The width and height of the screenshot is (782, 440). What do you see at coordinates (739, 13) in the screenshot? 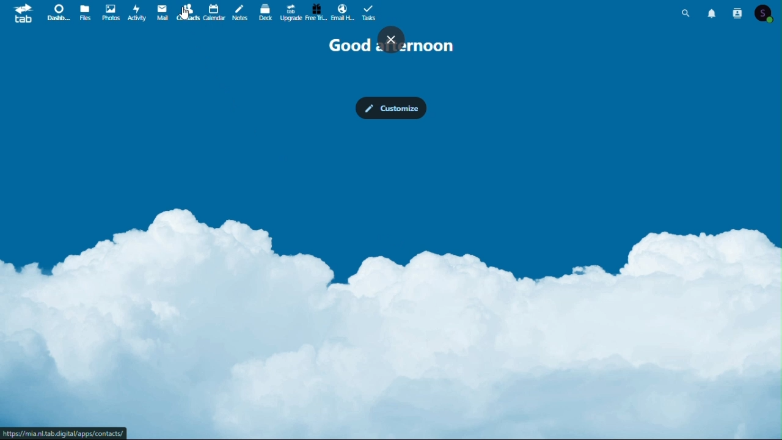
I see `Contacts` at bounding box center [739, 13].